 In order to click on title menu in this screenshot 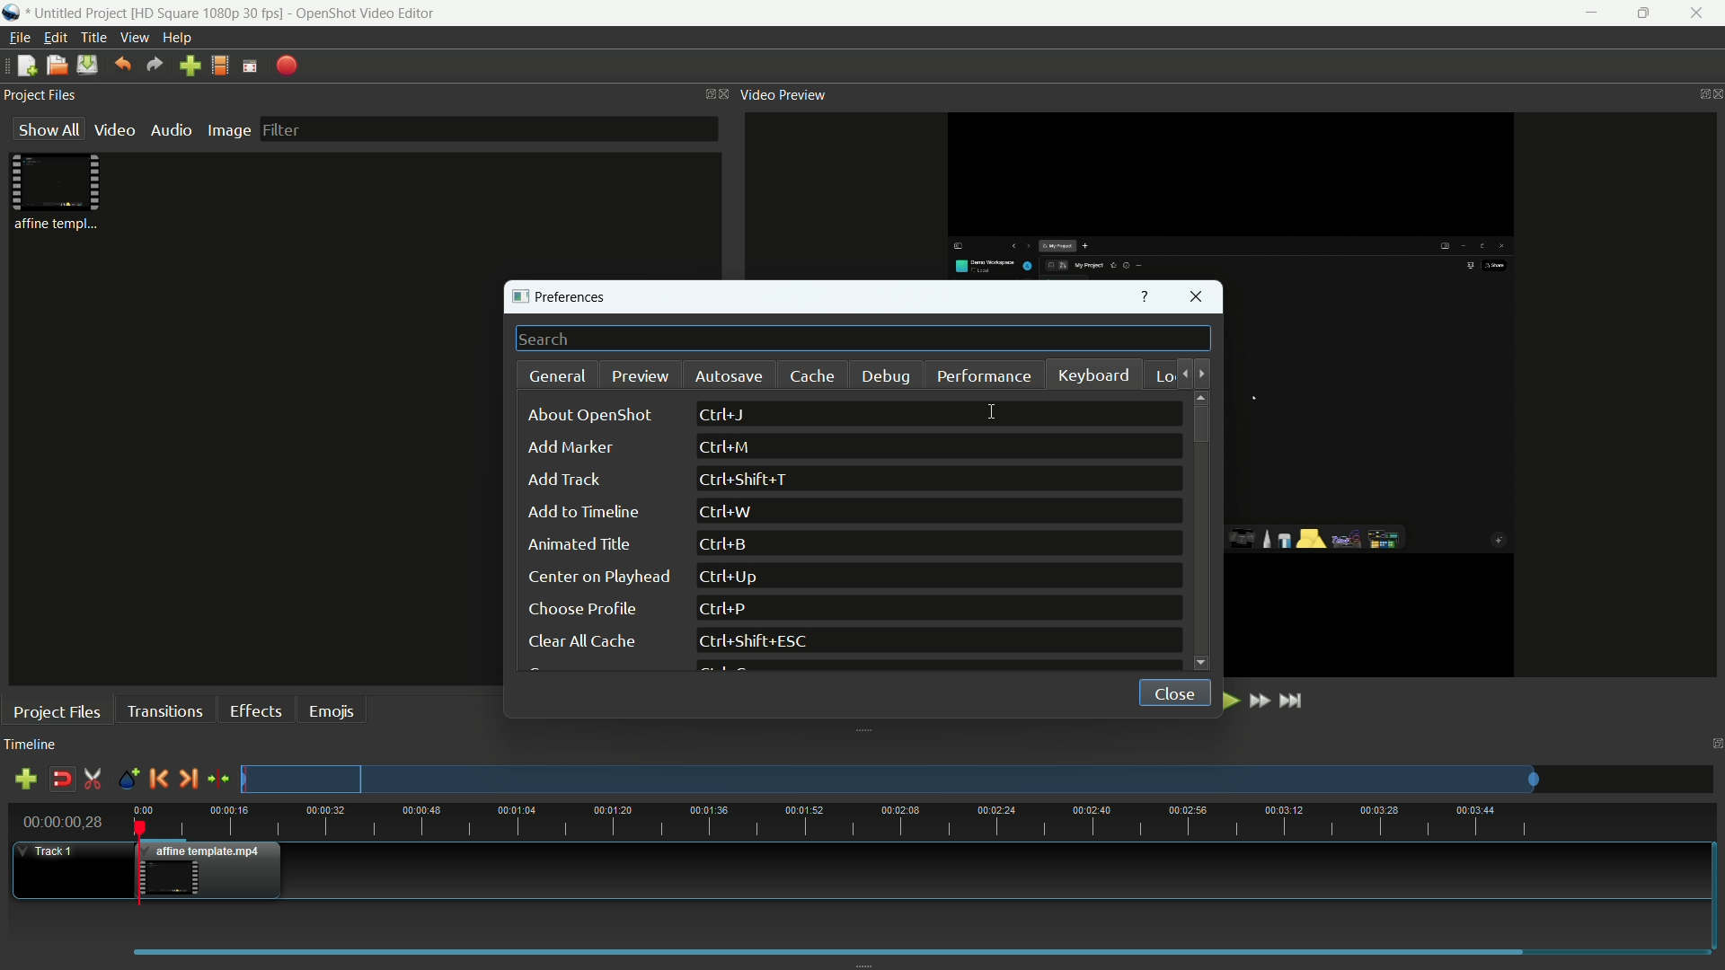, I will do `click(93, 37)`.